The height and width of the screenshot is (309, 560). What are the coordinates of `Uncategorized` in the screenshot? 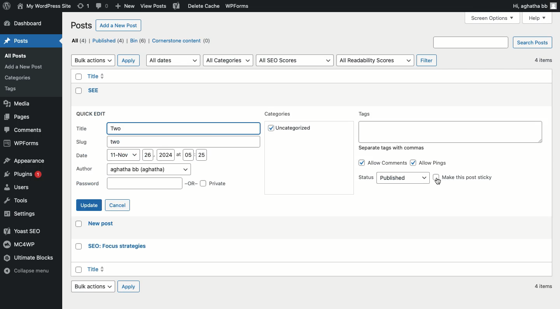 It's located at (295, 129).